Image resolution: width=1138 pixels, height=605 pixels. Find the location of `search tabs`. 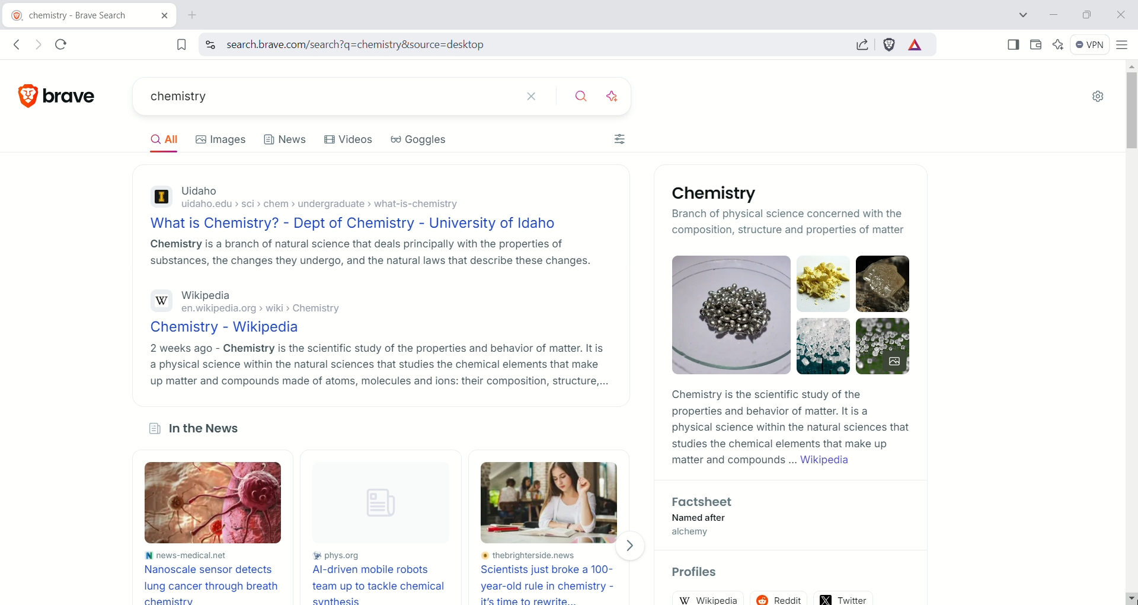

search tabs is located at coordinates (1025, 15).